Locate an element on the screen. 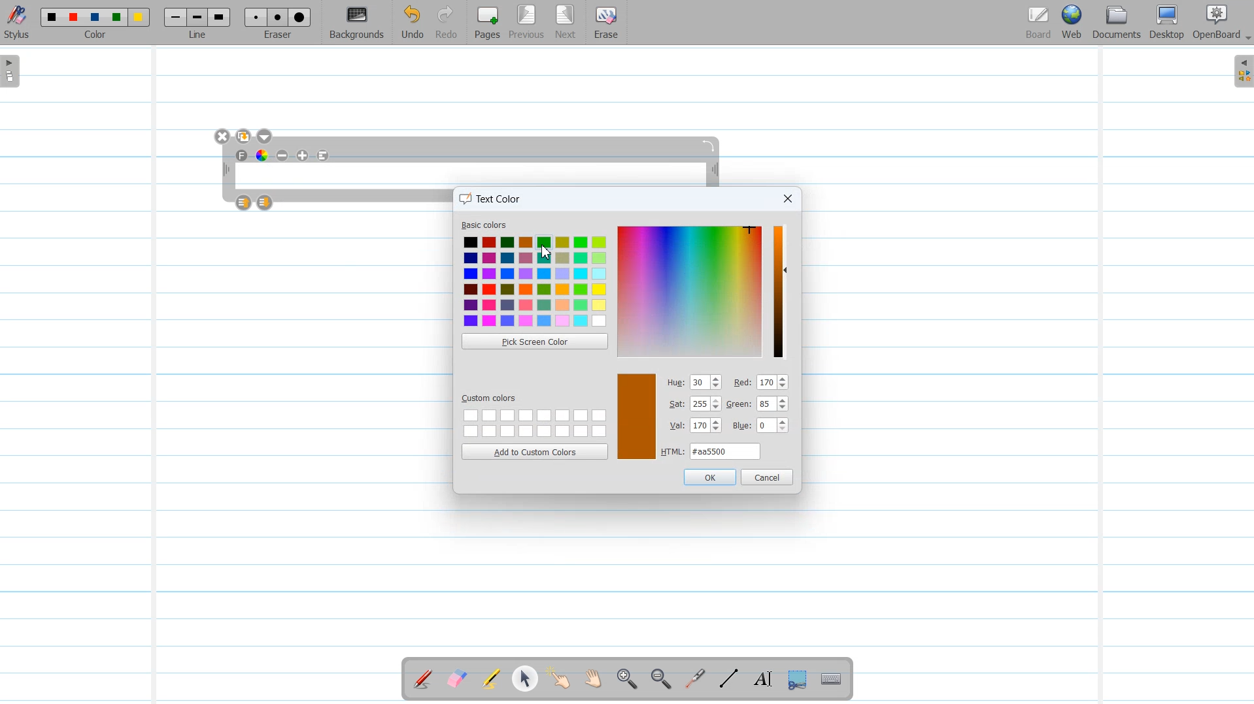 Image resolution: width=1254 pixels, height=704 pixels. Drop Down Box is located at coordinates (1246, 39).